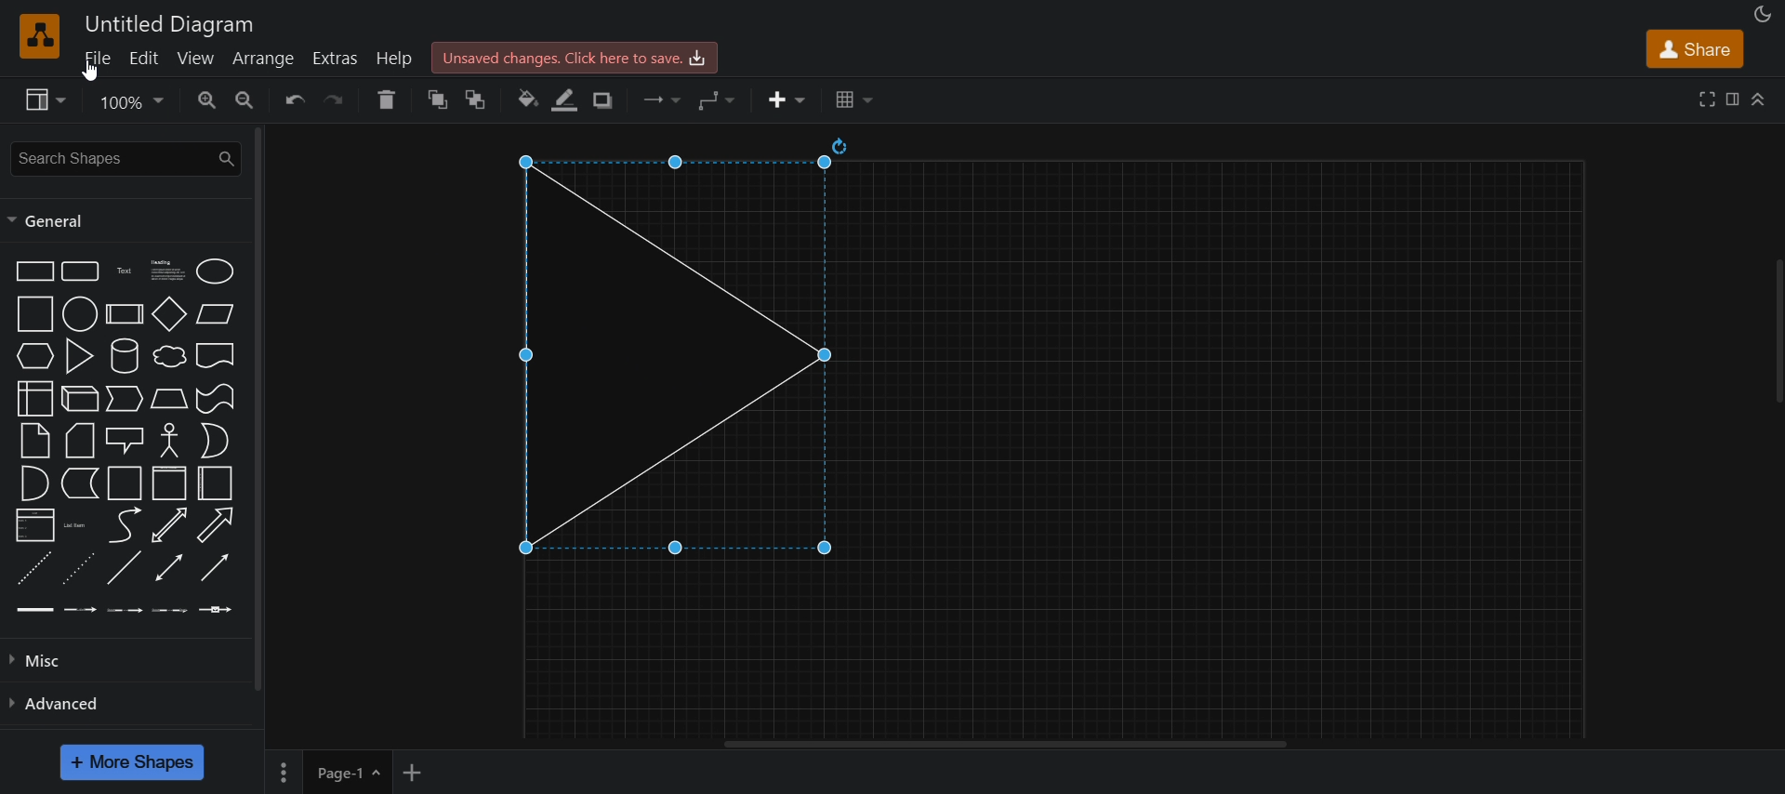  Describe the element at coordinates (135, 762) in the screenshot. I see `more shapes` at that location.